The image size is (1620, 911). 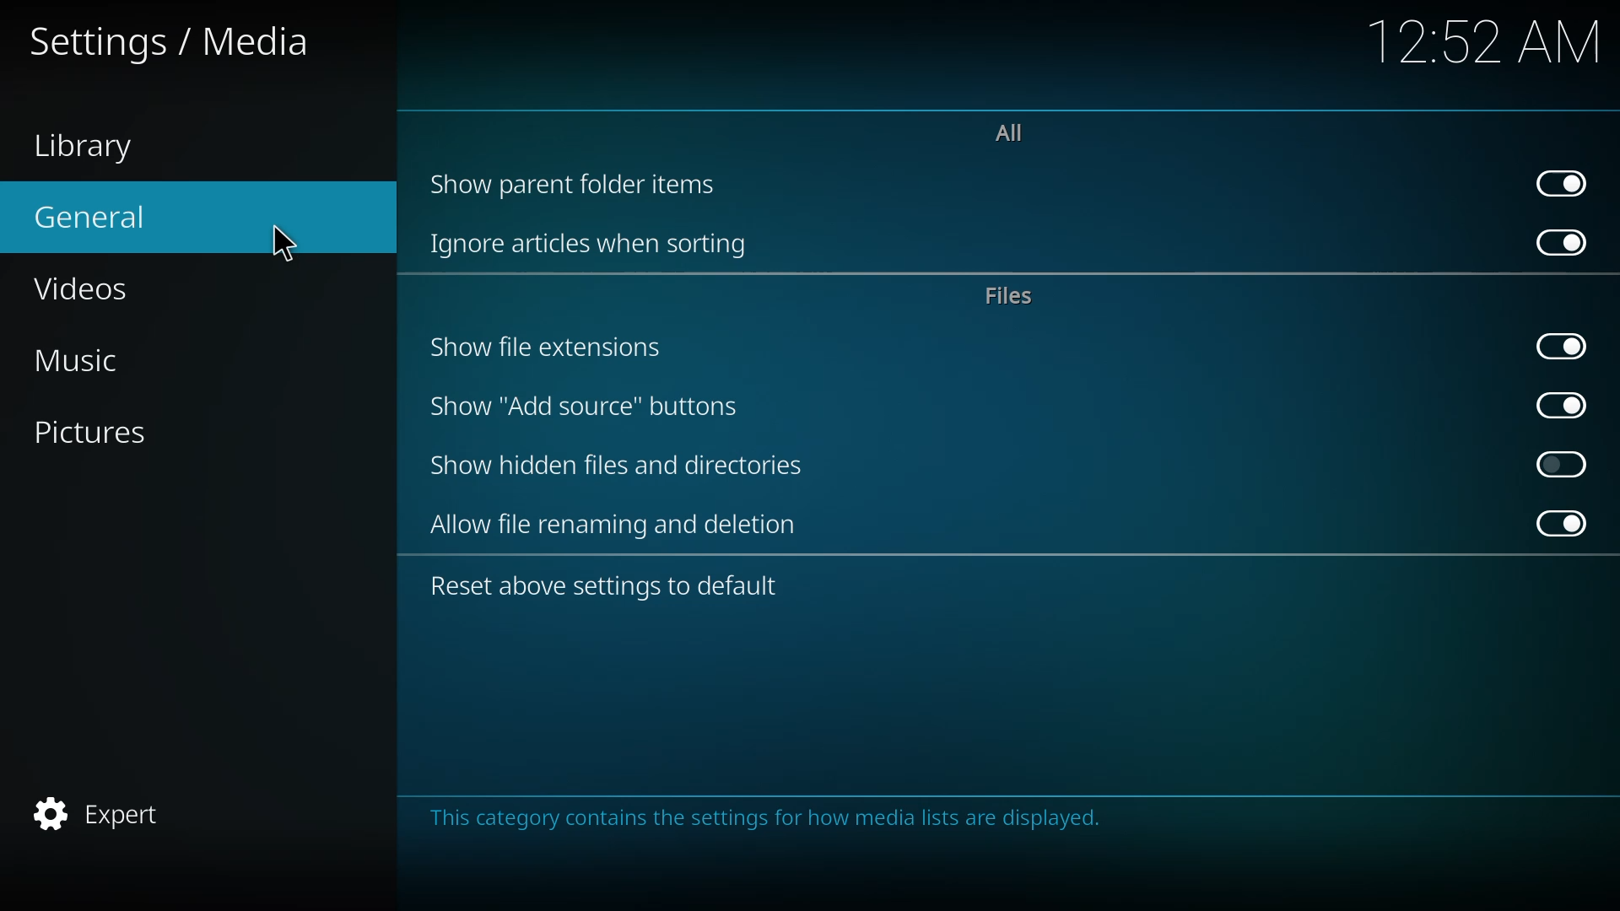 What do you see at coordinates (552, 346) in the screenshot?
I see `show file extensions` at bounding box center [552, 346].